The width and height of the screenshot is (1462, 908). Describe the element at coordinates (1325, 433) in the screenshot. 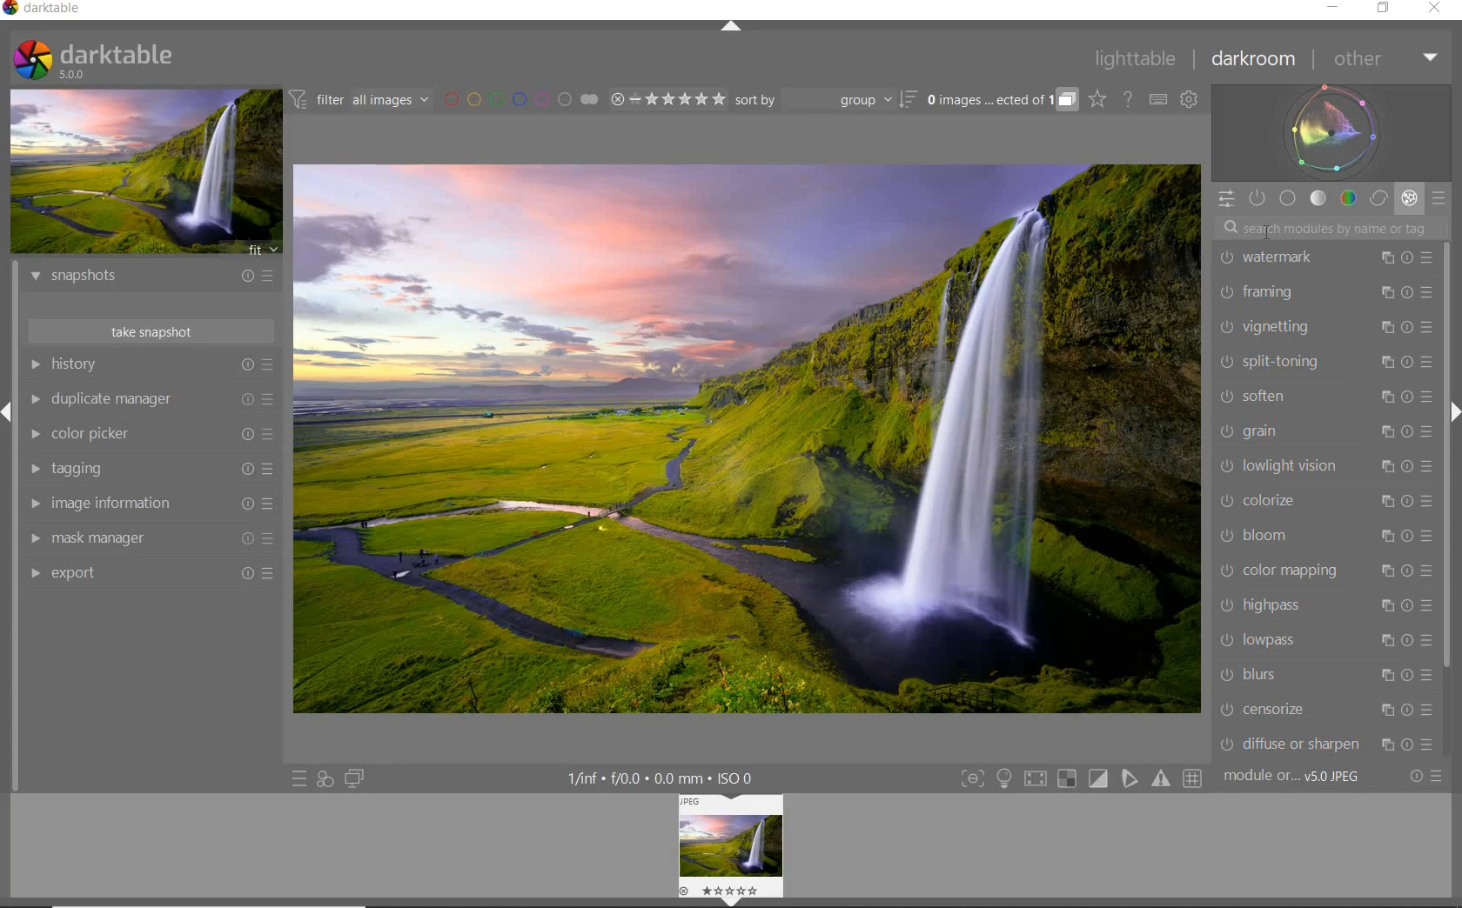

I see `grain` at that location.